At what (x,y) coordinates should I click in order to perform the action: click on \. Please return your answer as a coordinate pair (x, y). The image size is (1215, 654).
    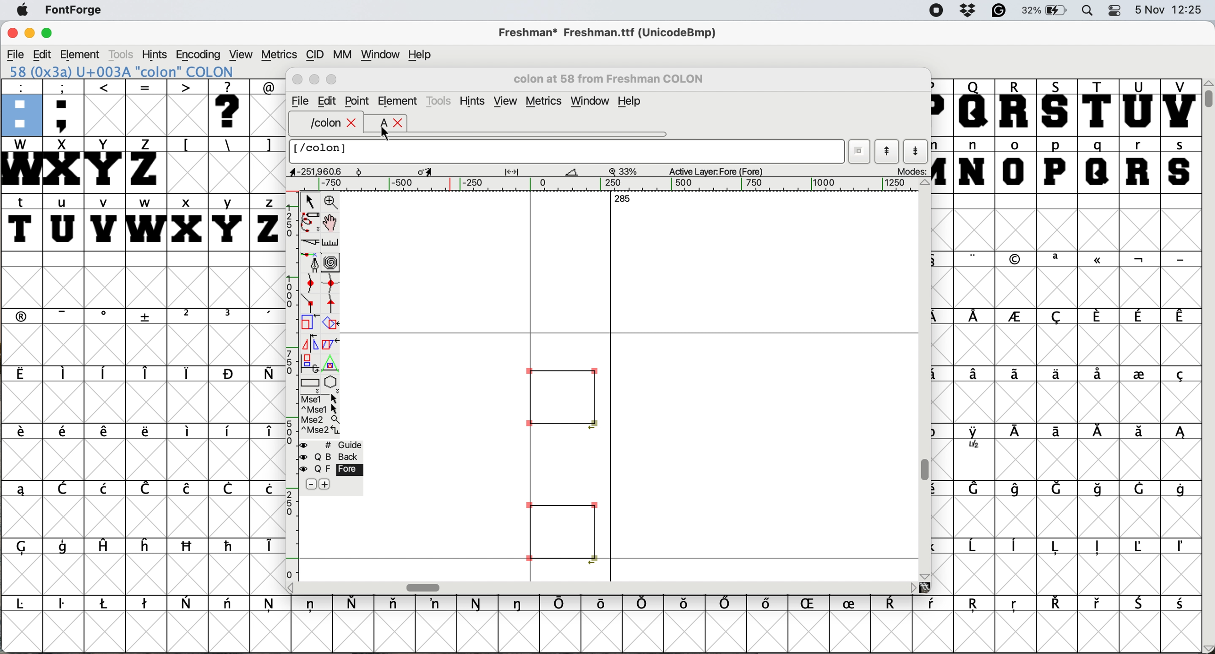
    Looking at the image, I should click on (228, 145).